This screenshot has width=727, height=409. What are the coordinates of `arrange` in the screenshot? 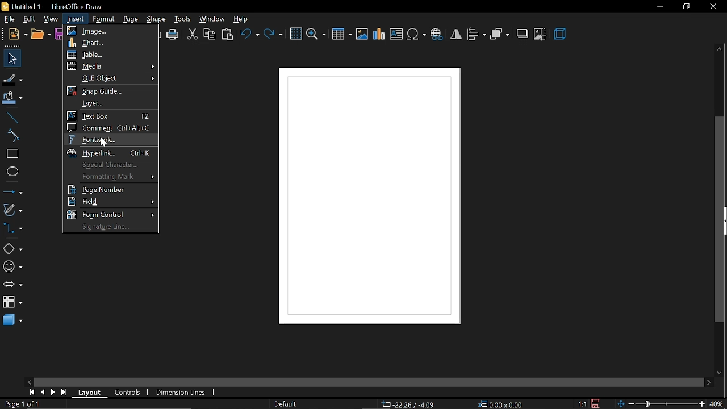 It's located at (500, 35).